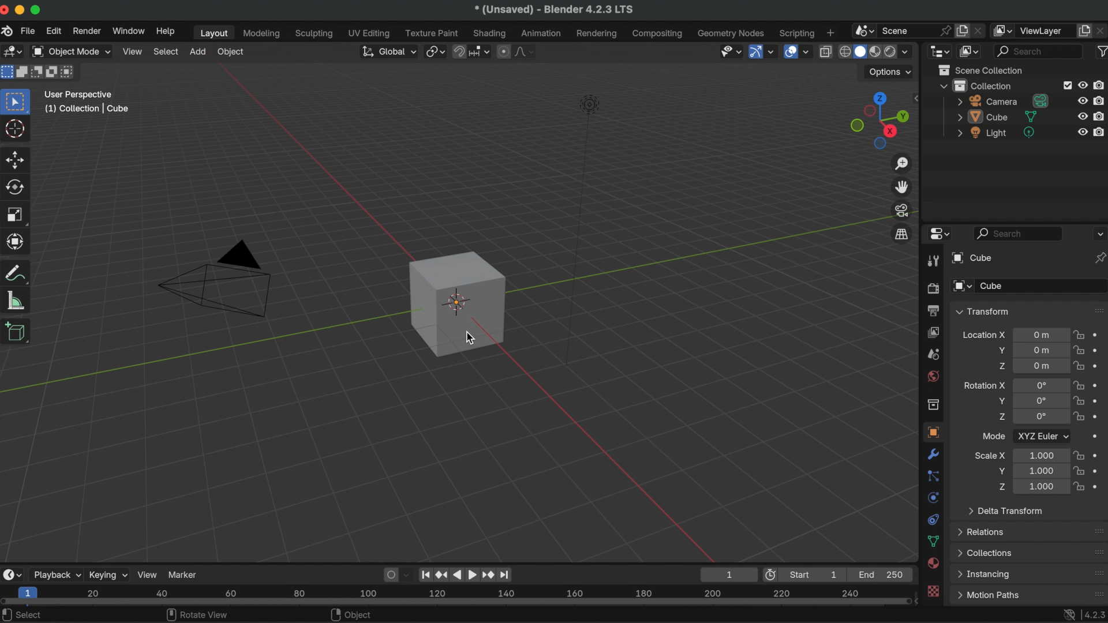 Image resolution: width=1108 pixels, height=623 pixels. What do you see at coordinates (1099, 400) in the screenshot?
I see `animate property` at bounding box center [1099, 400].